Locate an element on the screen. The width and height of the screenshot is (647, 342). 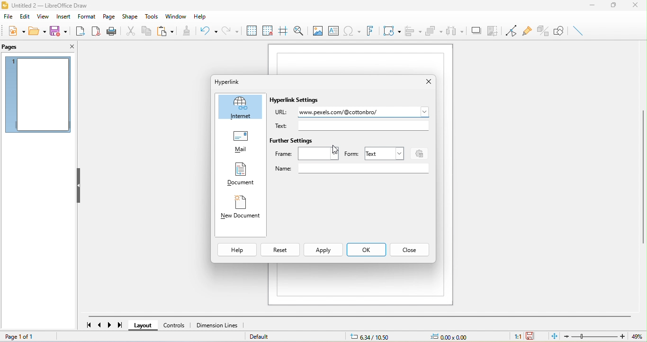
zoom and pan is located at coordinates (299, 29).